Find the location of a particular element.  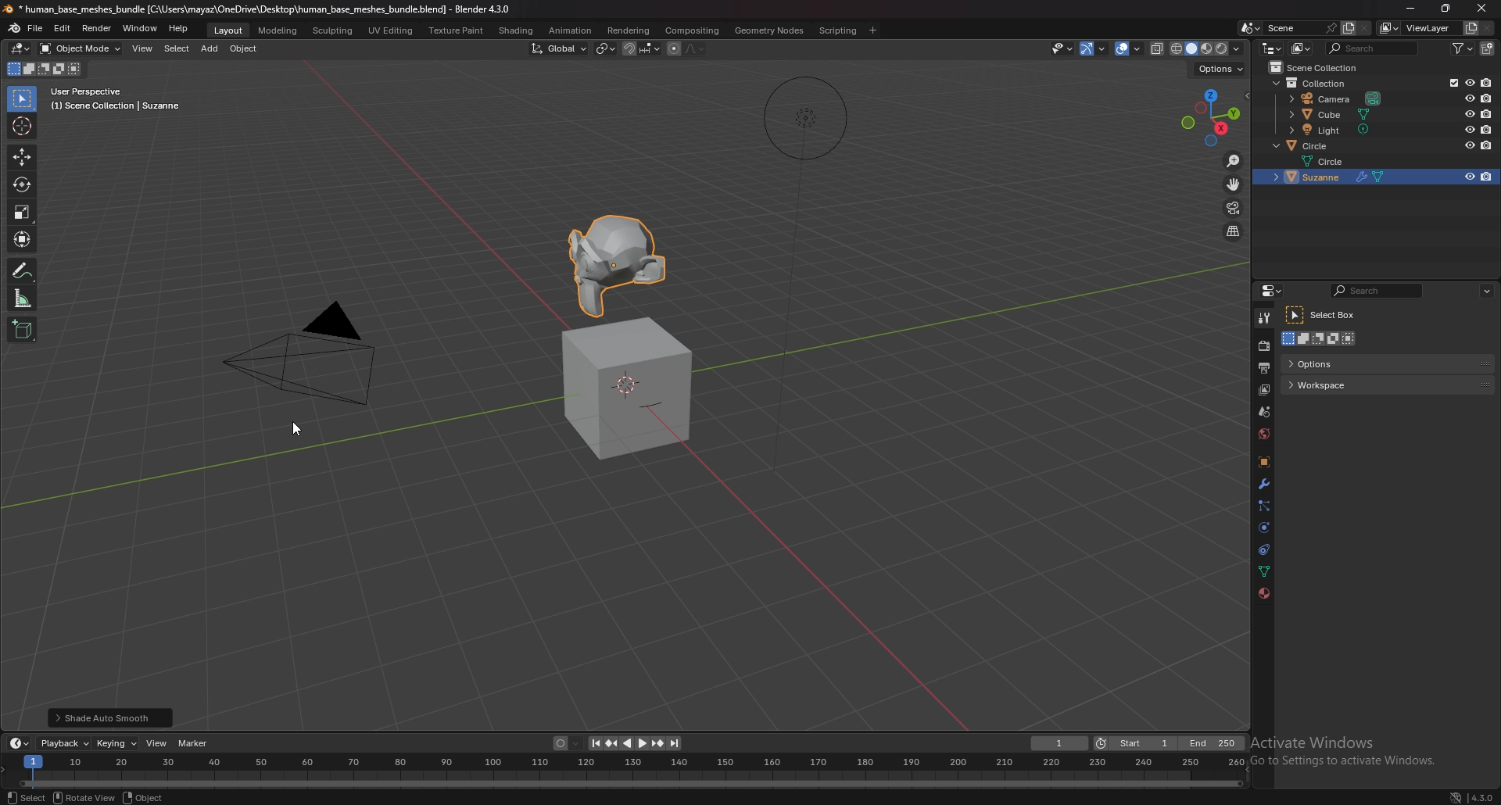

mode is located at coordinates (1321, 340).